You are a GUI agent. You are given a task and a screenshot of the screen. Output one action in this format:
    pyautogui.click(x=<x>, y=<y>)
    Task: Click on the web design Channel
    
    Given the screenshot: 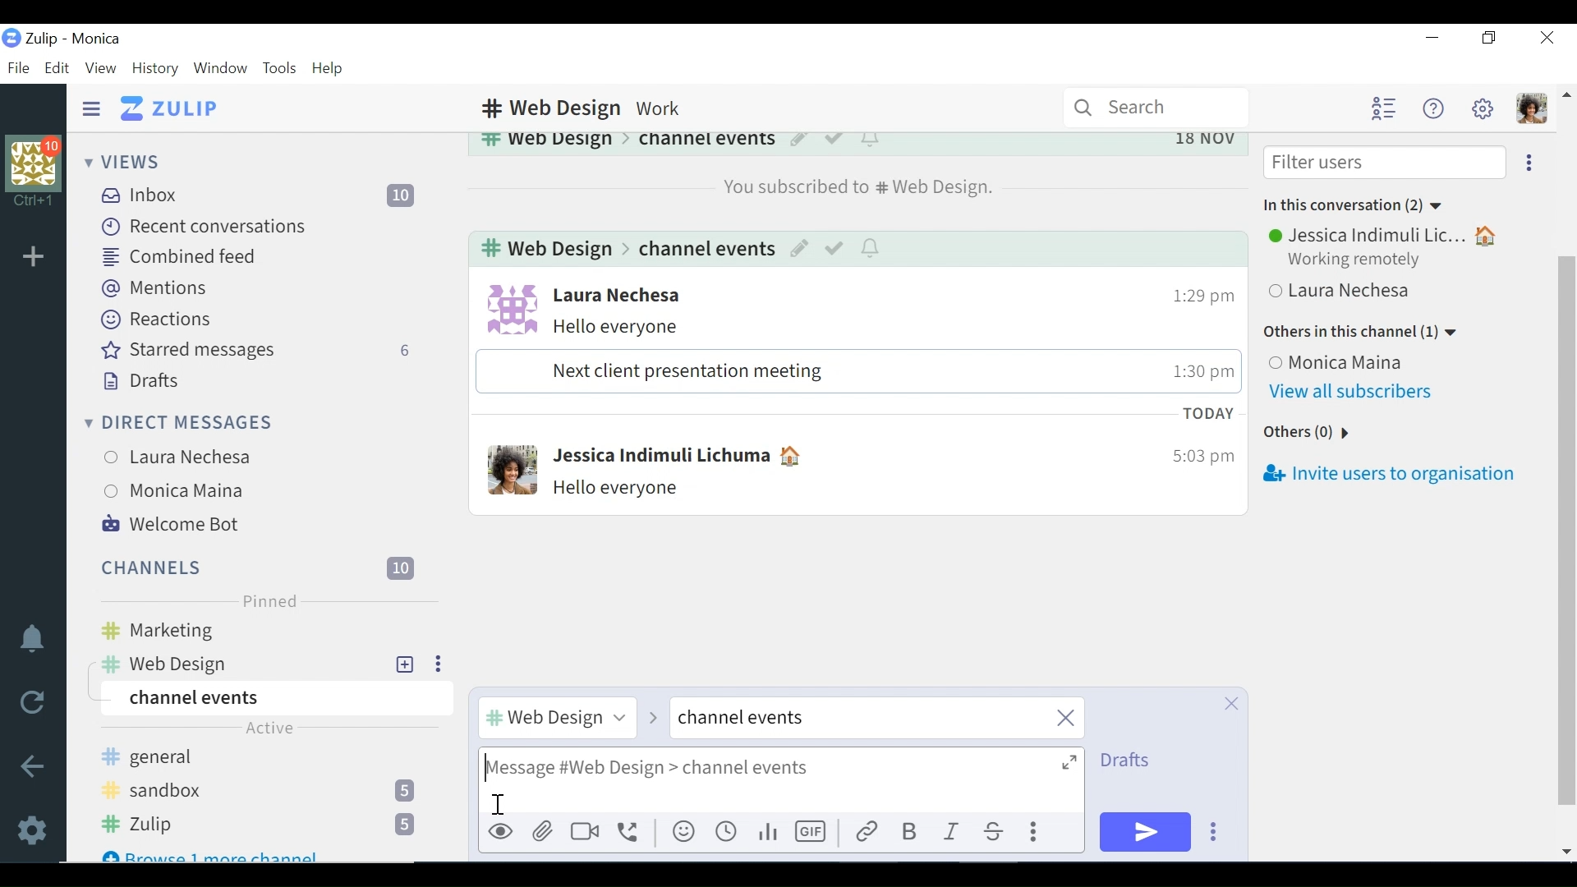 What is the action you would take?
    pyautogui.click(x=541, y=146)
    